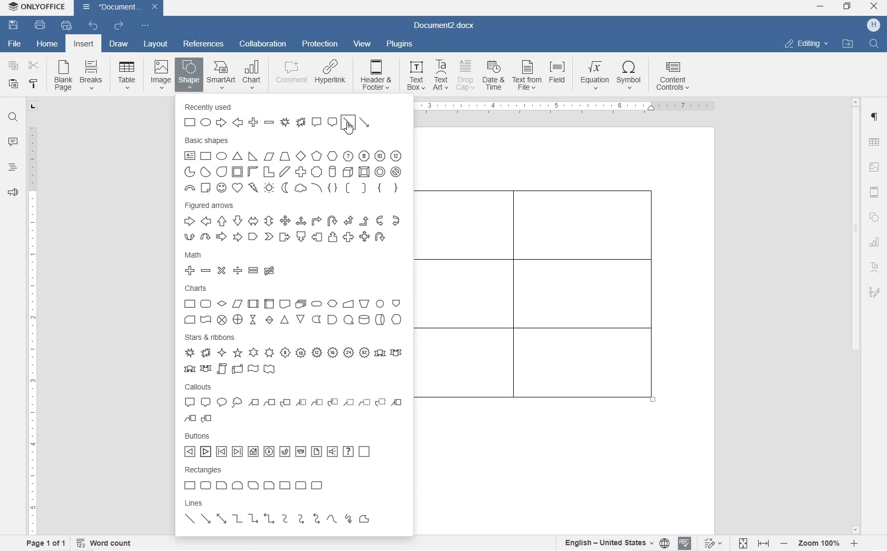 The image size is (887, 551). Describe the element at coordinates (595, 75) in the screenshot. I see `EQUATION` at that location.